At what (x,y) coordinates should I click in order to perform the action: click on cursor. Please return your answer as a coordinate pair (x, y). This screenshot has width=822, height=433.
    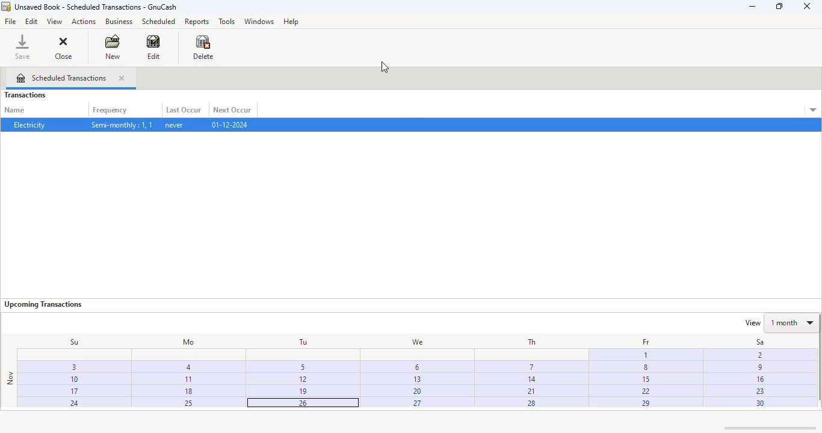
    Looking at the image, I should click on (385, 67).